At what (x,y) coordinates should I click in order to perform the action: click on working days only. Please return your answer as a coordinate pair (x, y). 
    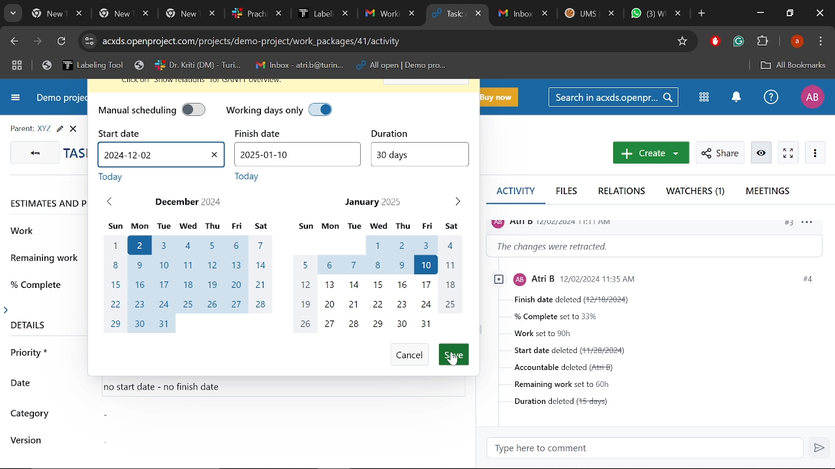
    Looking at the image, I should click on (320, 109).